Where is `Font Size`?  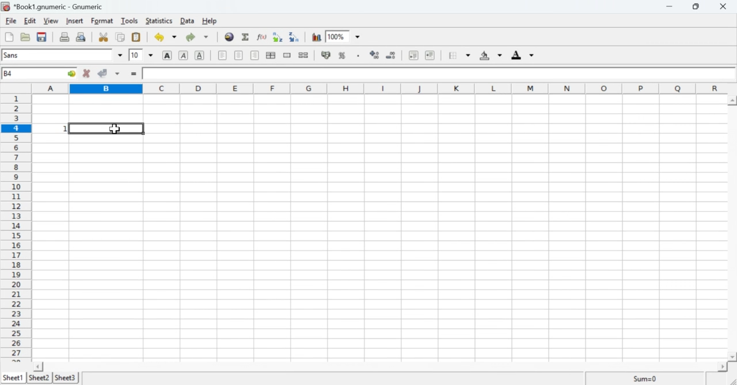 Font Size is located at coordinates (142, 55).